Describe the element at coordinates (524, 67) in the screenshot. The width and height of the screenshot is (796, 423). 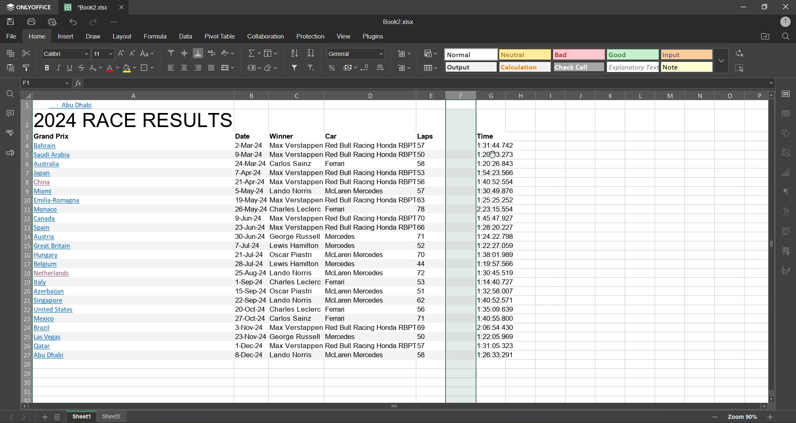
I see `calculation` at that location.